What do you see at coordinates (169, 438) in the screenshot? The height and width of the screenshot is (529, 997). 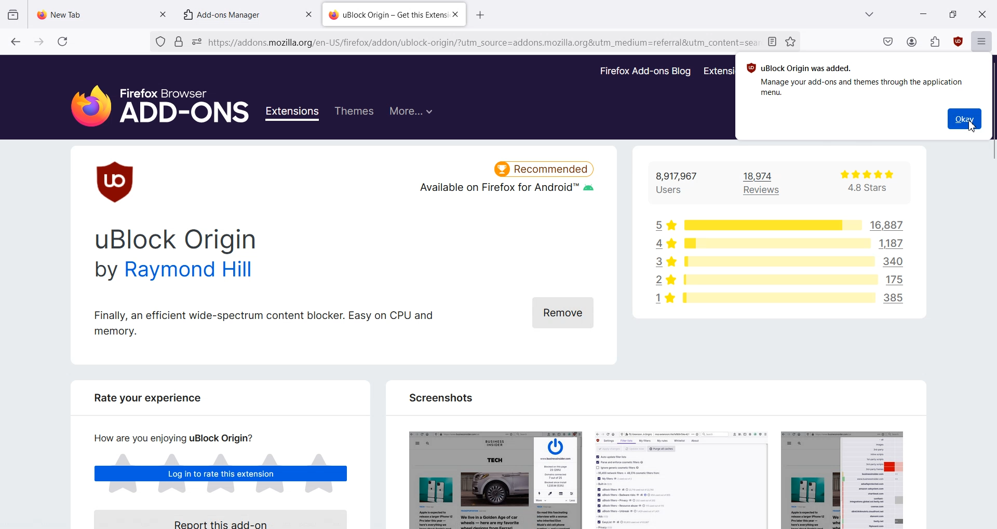 I see `How are you enjoying uBlock Origin?` at bounding box center [169, 438].